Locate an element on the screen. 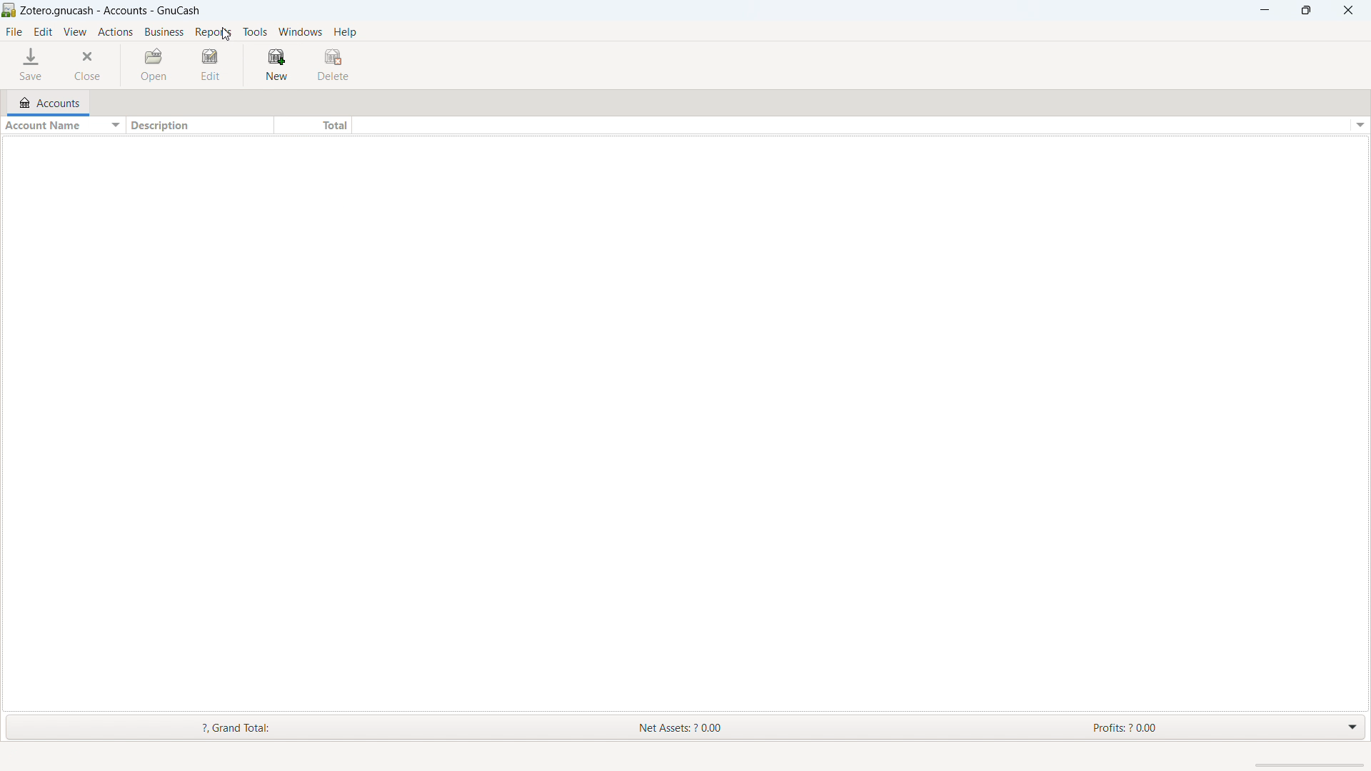 Image resolution: width=1371 pixels, height=771 pixels. view is located at coordinates (76, 31).